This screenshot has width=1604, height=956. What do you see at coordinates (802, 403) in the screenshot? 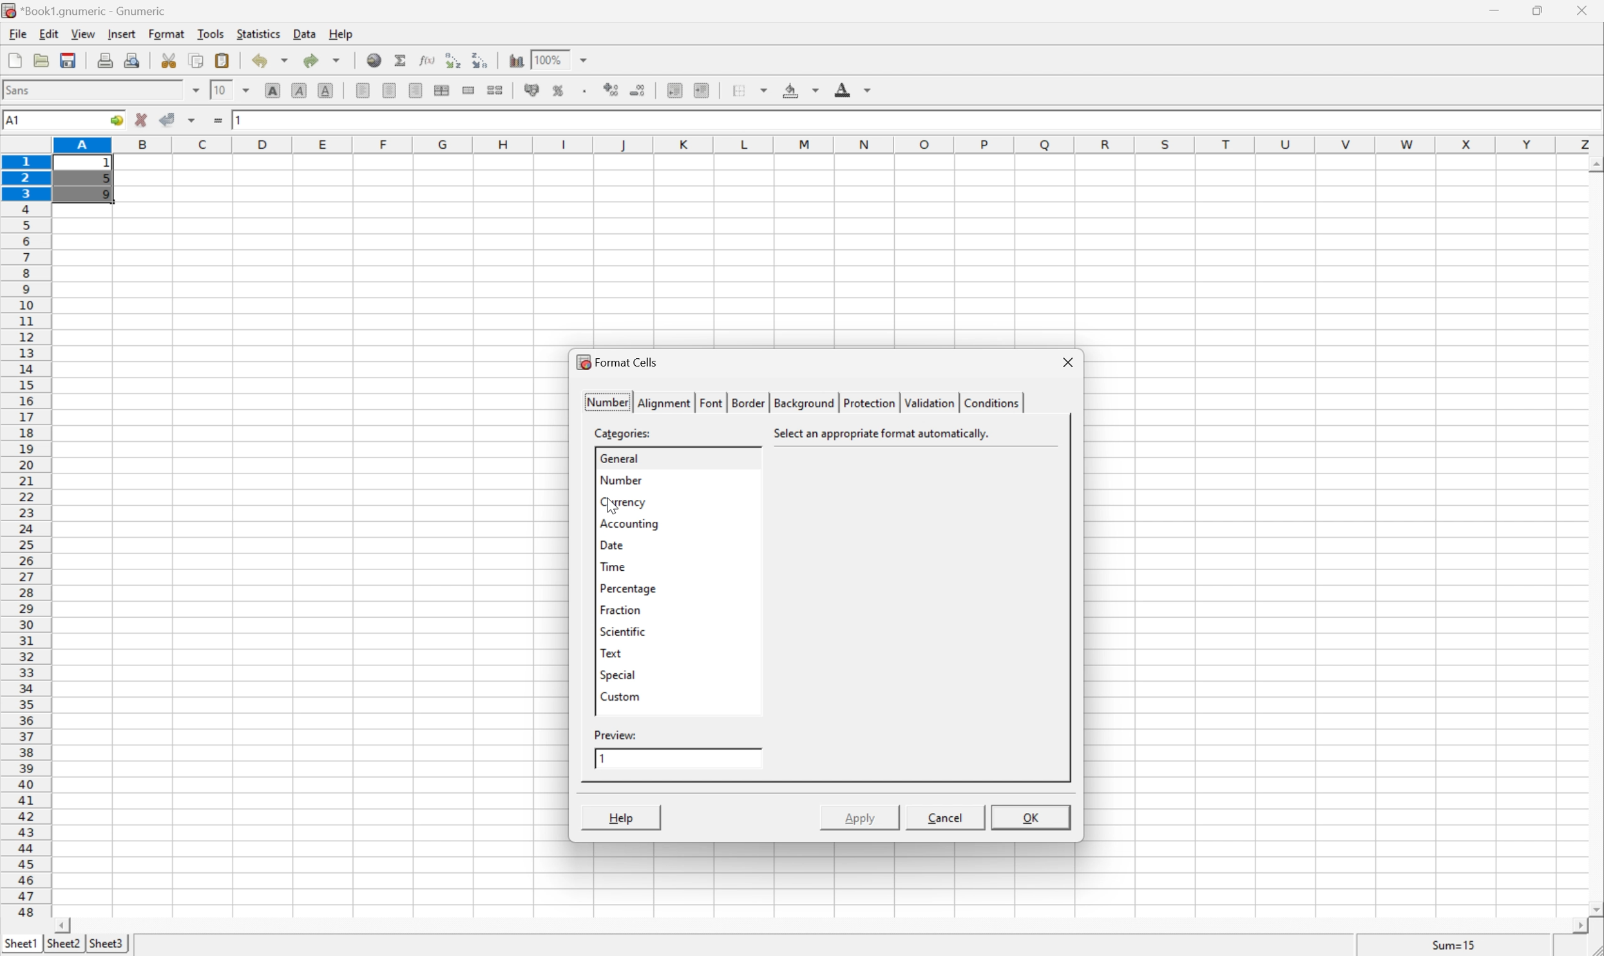
I see `background` at bounding box center [802, 403].